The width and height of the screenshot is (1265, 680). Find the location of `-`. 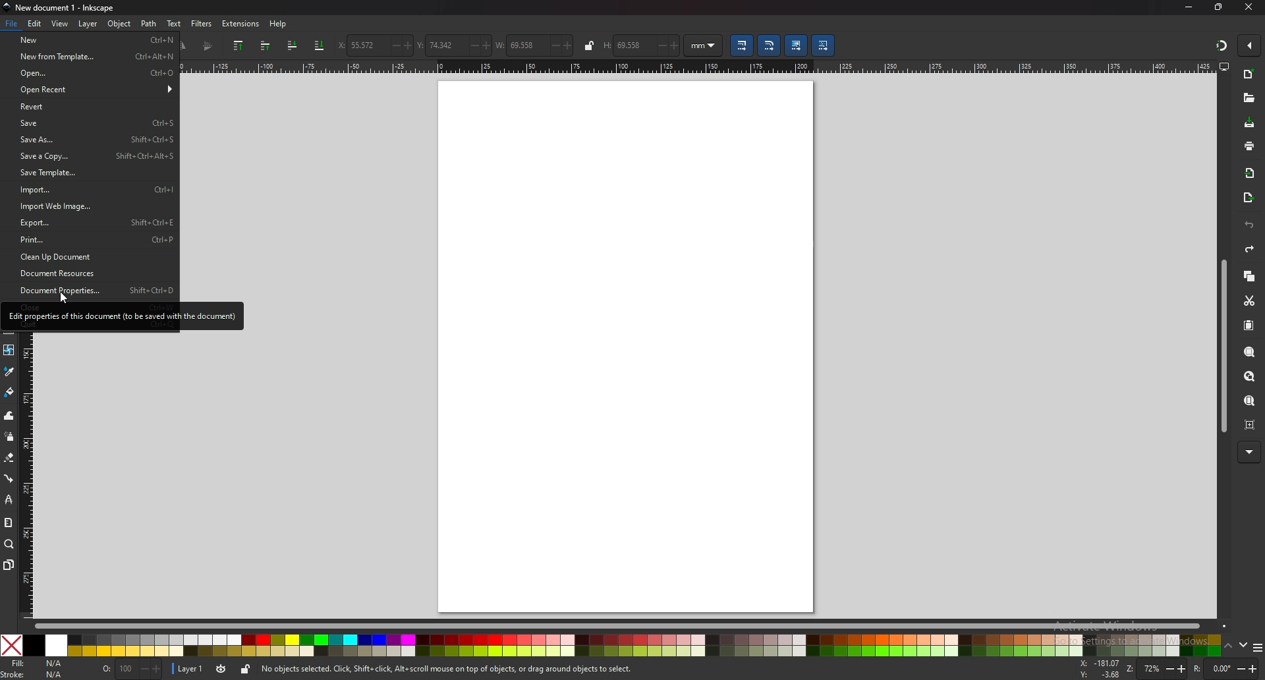

- is located at coordinates (466, 45).